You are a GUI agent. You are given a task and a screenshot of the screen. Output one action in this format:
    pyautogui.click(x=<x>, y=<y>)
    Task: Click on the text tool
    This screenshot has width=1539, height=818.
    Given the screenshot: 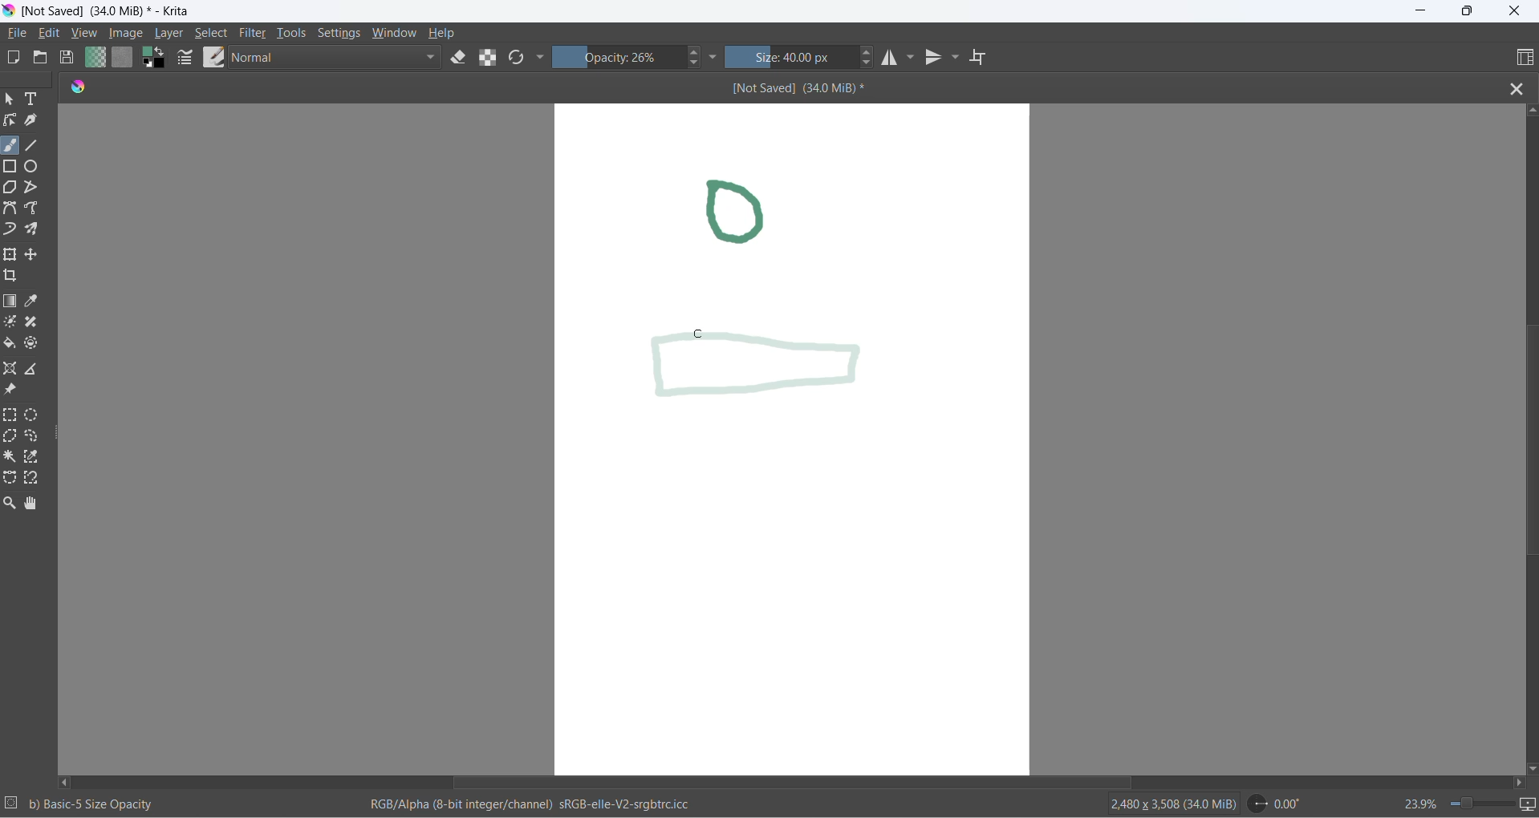 What is the action you would take?
    pyautogui.click(x=39, y=103)
    